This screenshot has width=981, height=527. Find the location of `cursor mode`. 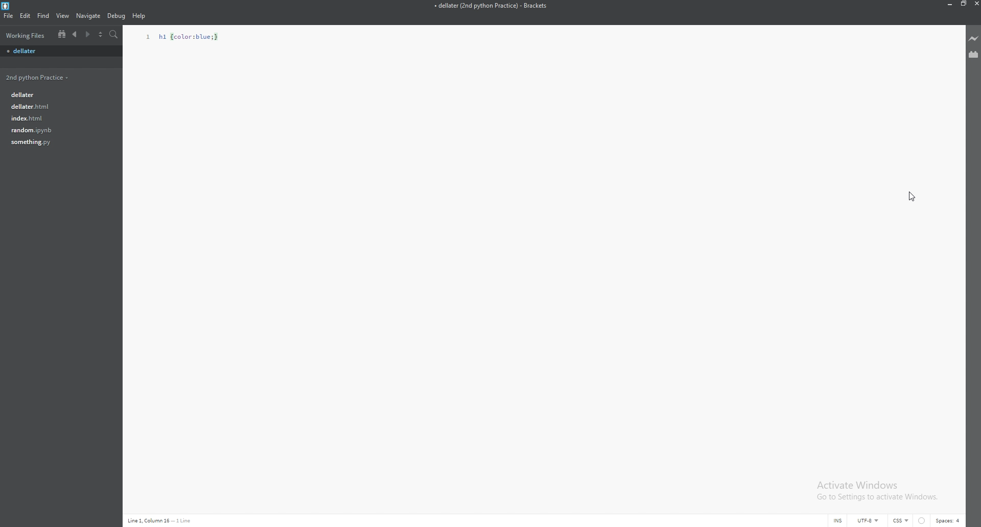

cursor mode is located at coordinates (829, 521).